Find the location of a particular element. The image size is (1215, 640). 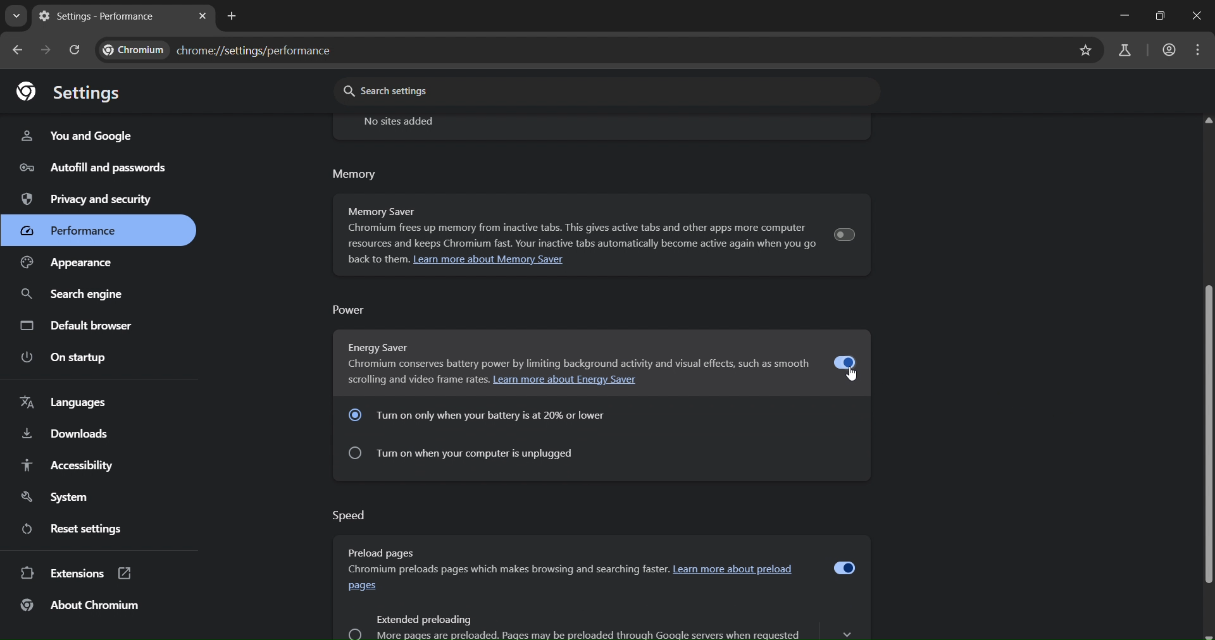

chormium preloads pages which make browsing faster is located at coordinates (506, 569).